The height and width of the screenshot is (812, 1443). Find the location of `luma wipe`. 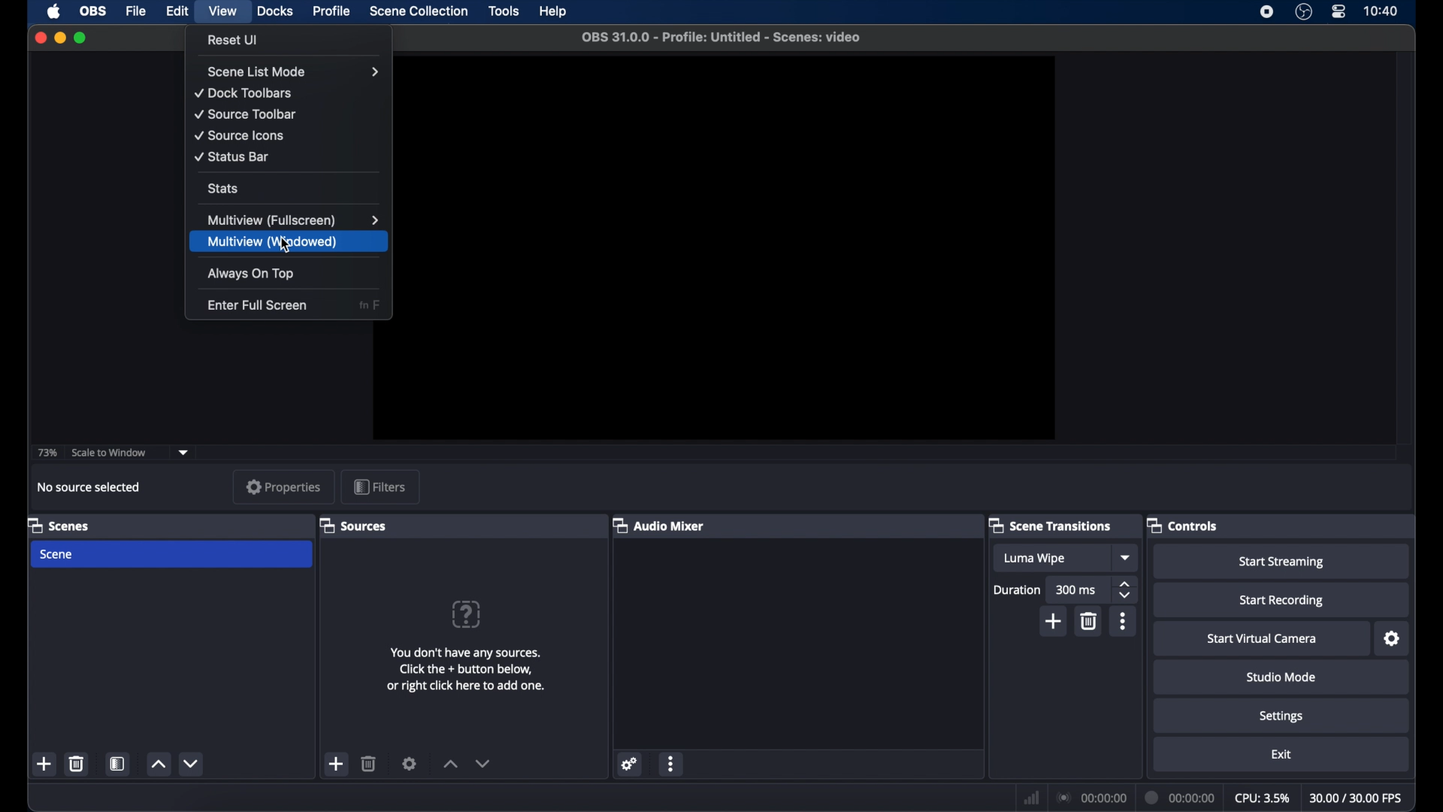

luma wipe is located at coordinates (1034, 558).